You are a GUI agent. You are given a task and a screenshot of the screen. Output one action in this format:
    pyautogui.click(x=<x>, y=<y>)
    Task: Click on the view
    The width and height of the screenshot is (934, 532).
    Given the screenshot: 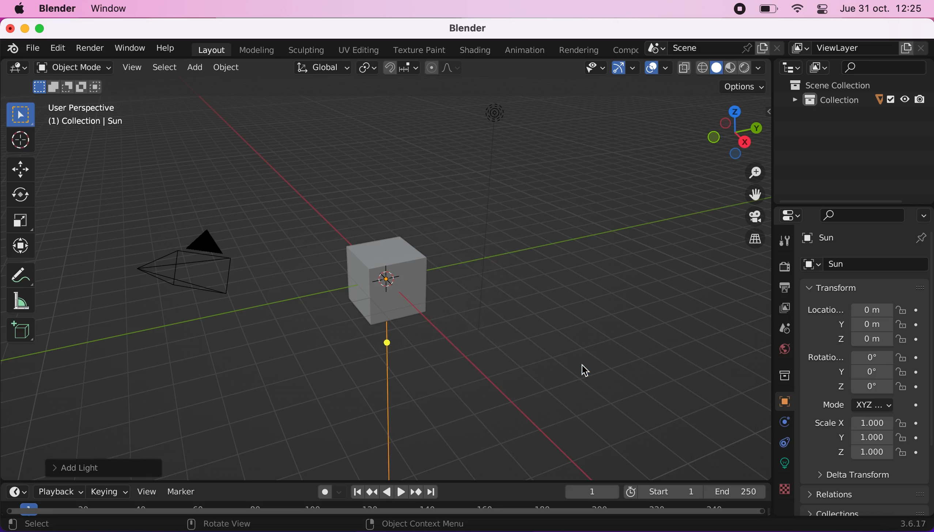 What is the action you would take?
    pyautogui.click(x=146, y=490)
    